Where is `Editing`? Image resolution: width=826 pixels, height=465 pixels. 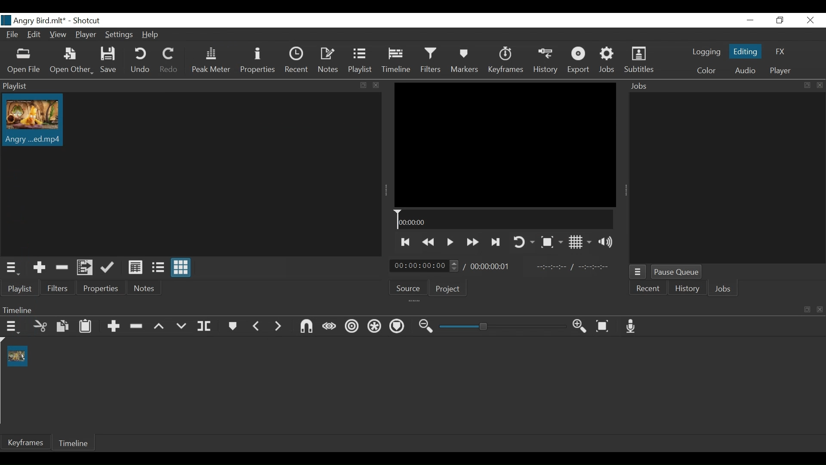 Editing is located at coordinates (745, 50).